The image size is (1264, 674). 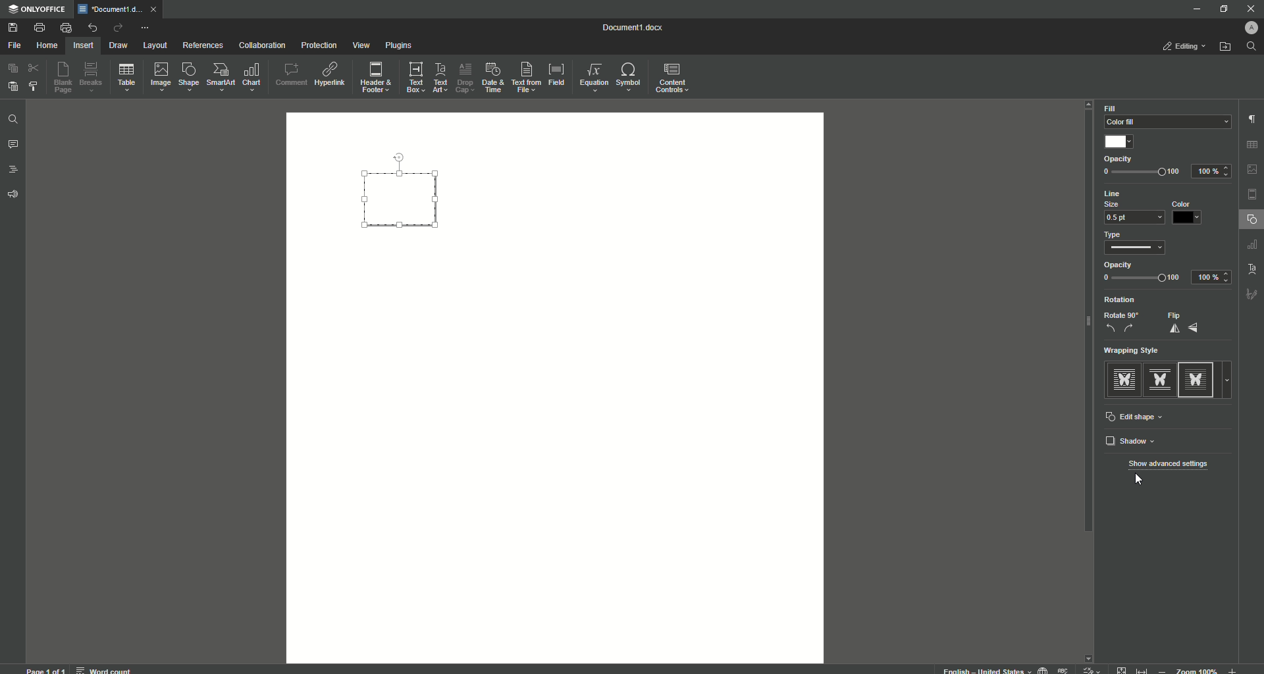 What do you see at coordinates (117, 29) in the screenshot?
I see `Redo` at bounding box center [117, 29].